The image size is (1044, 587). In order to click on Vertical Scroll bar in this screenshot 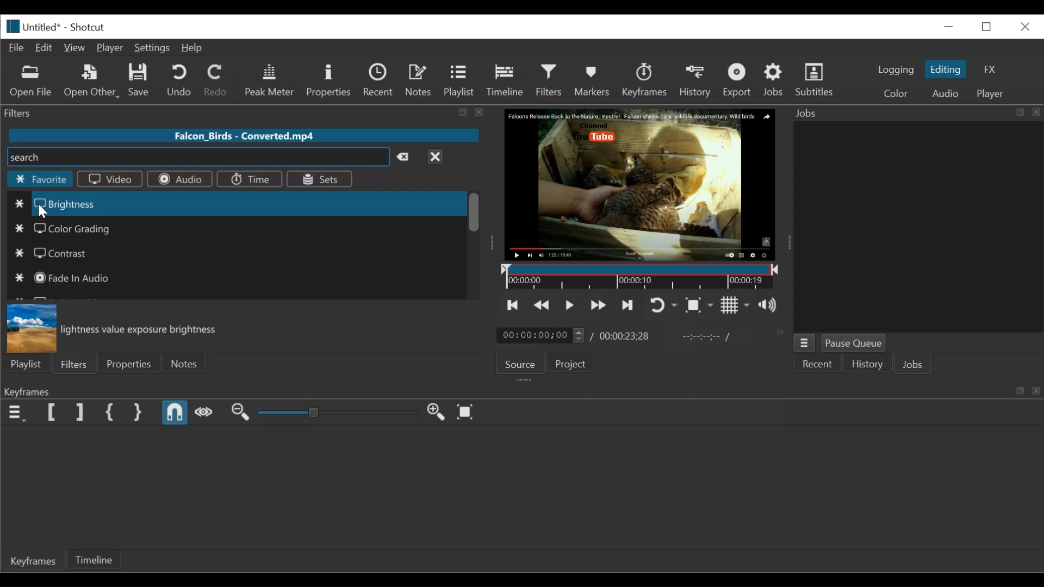, I will do `click(474, 212)`.